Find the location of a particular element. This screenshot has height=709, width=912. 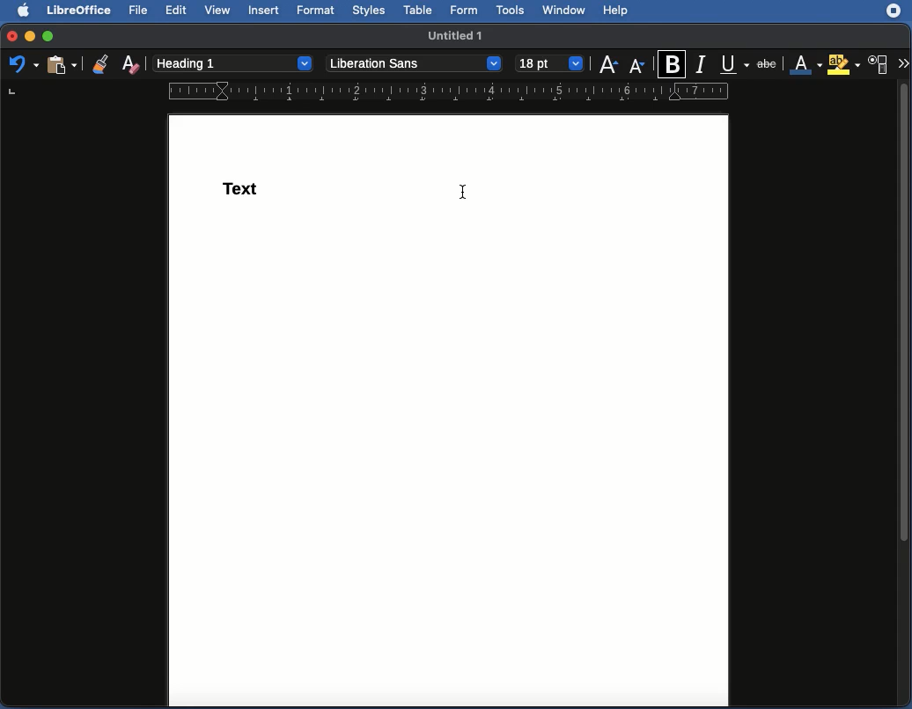

Paragraph style is located at coordinates (235, 63).